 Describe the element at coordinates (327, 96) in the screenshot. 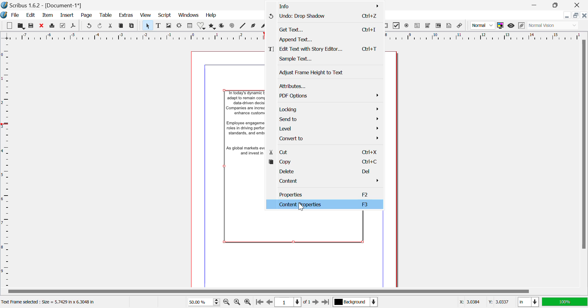

I see `PDF Options` at that location.